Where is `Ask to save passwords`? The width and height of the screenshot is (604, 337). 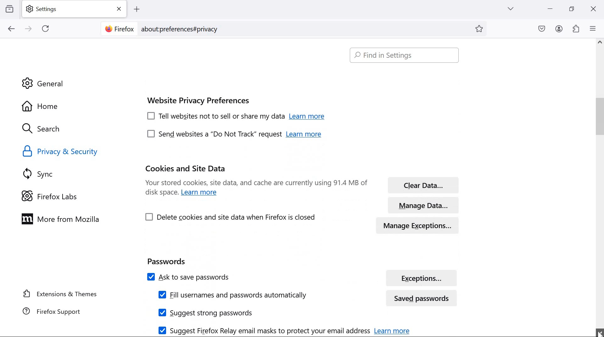 Ask to save passwords is located at coordinates (187, 276).